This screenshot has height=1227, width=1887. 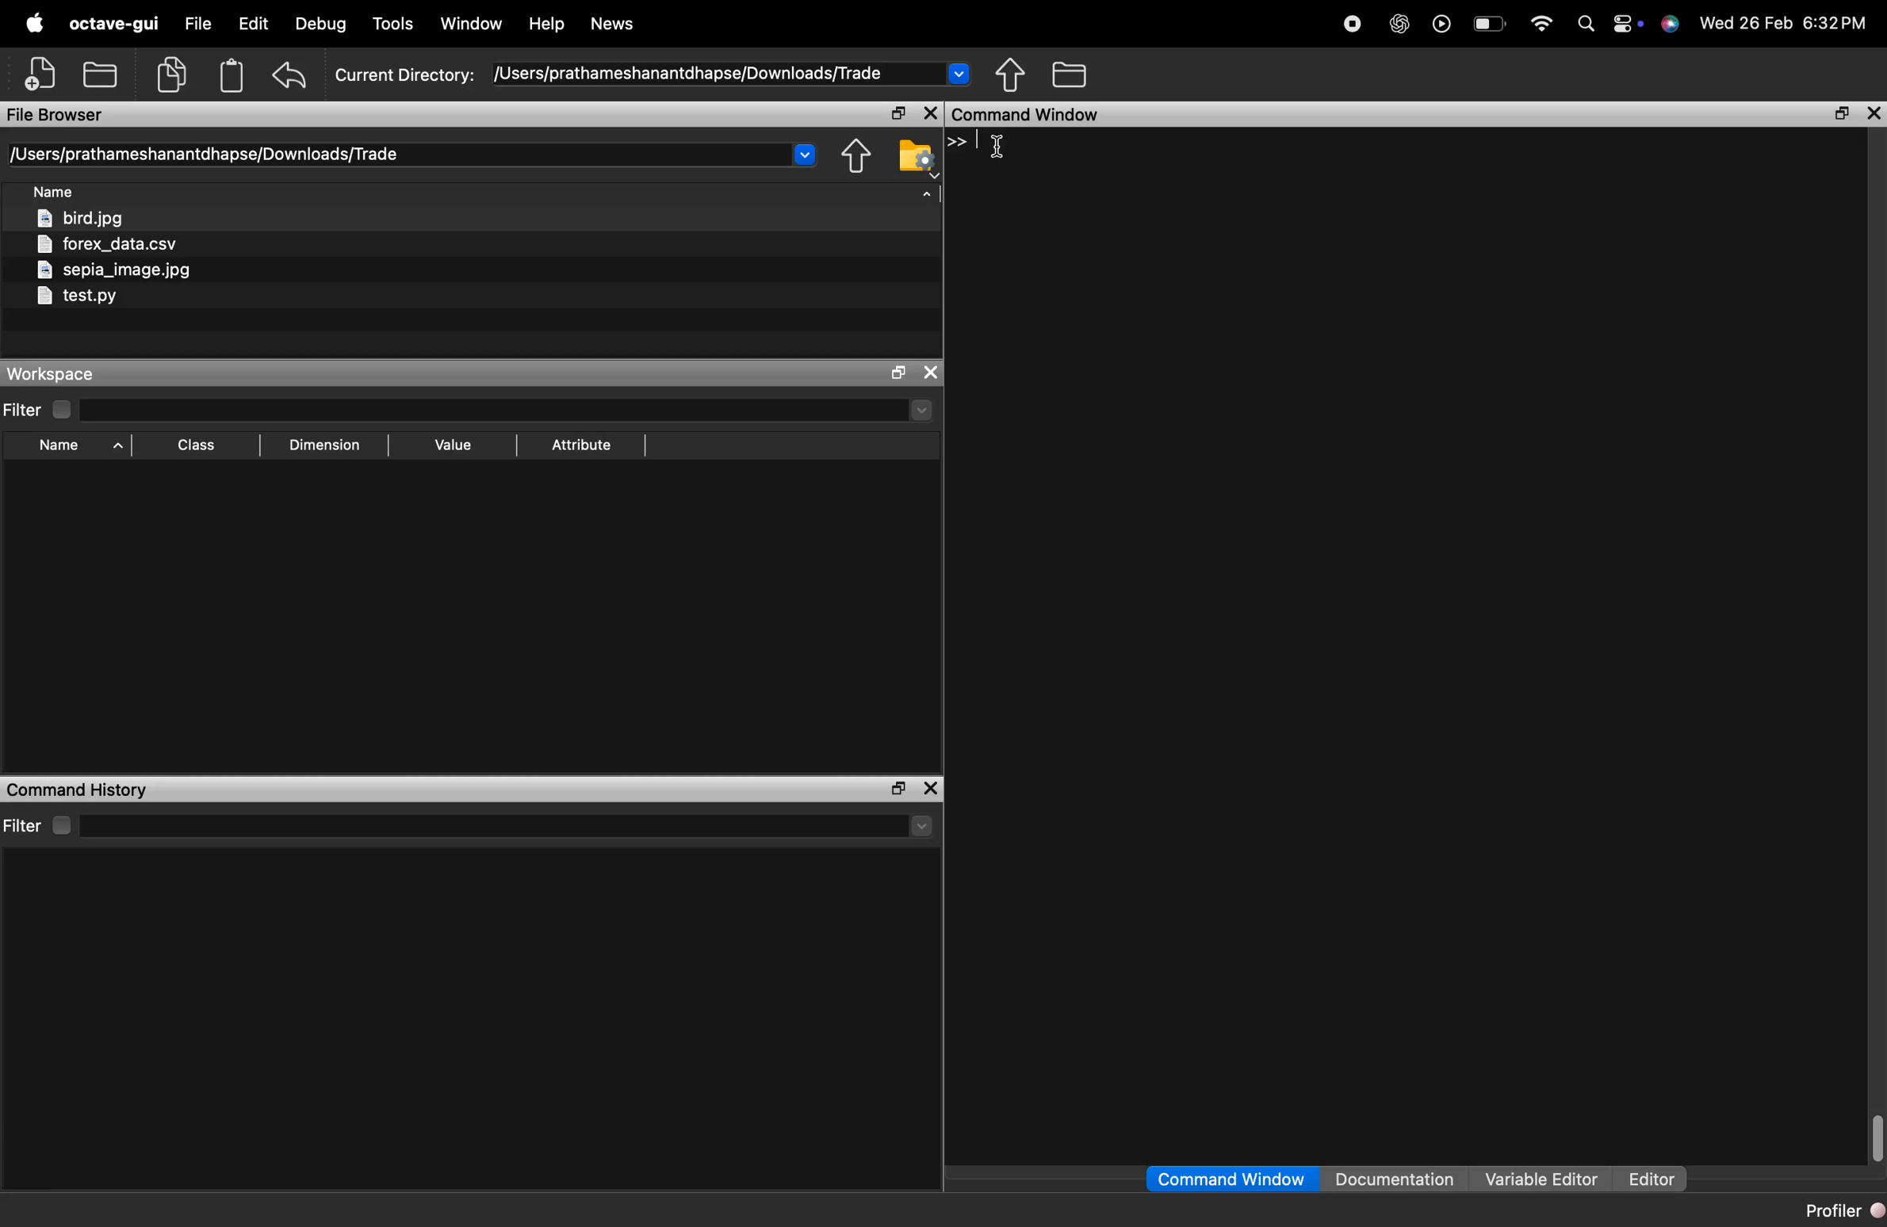 I want to click on attribute , so click(x=586, y=445).